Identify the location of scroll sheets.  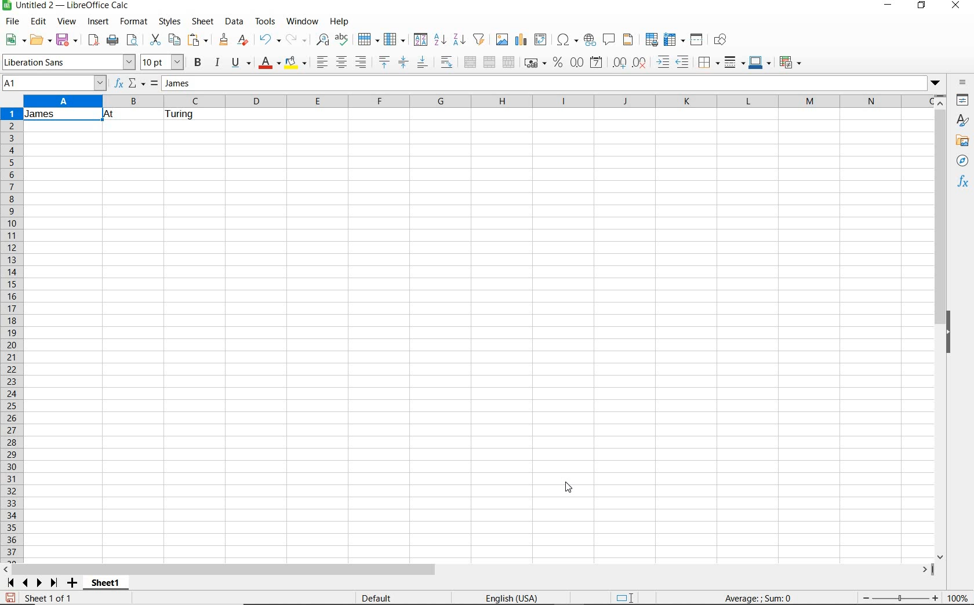
(30, 582).